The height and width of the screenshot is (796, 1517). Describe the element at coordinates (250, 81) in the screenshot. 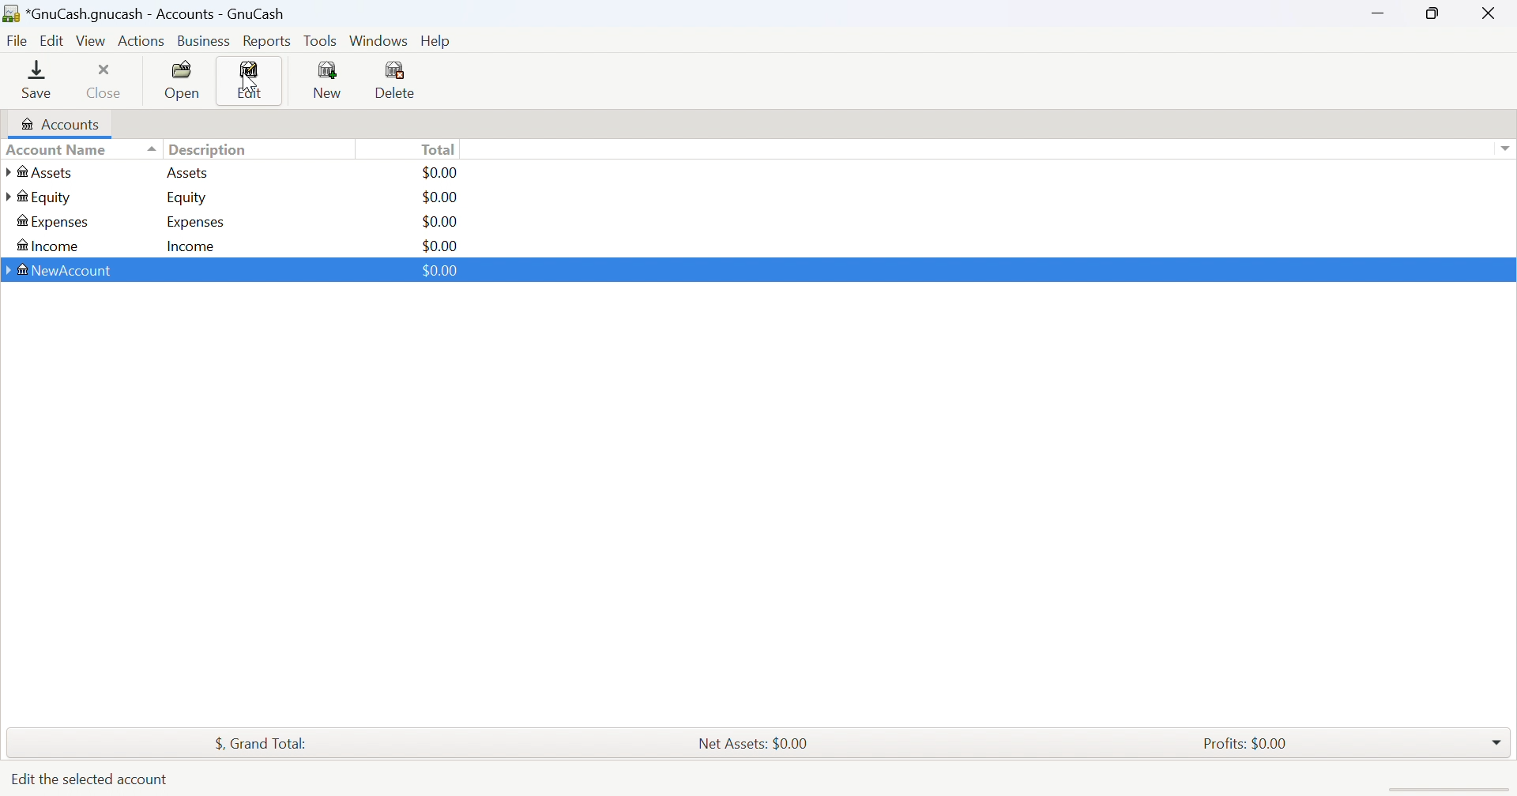

I see `Edit` at that location.